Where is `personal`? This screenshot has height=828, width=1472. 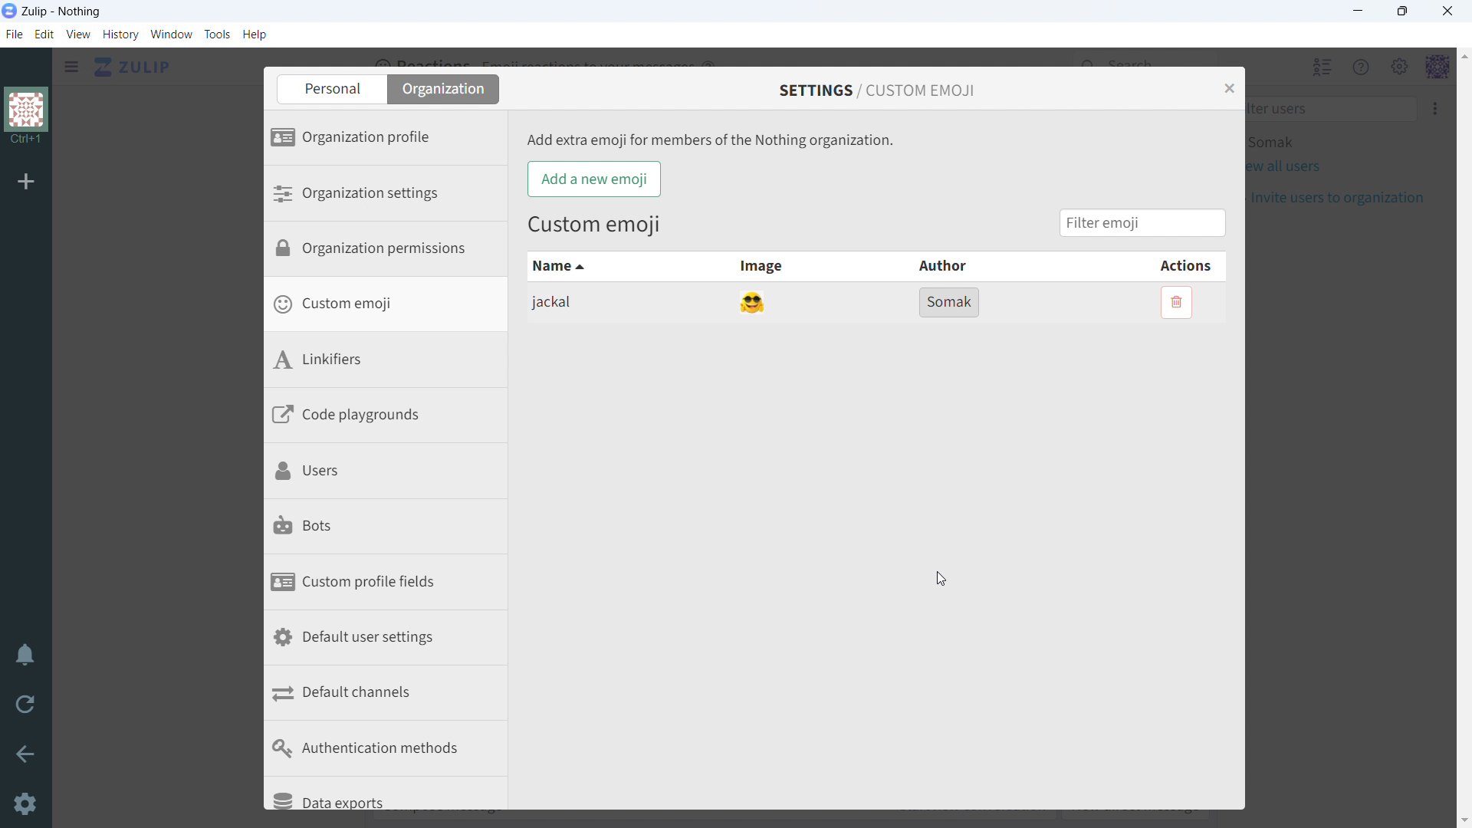
personal is located at coordinates (338, 89).